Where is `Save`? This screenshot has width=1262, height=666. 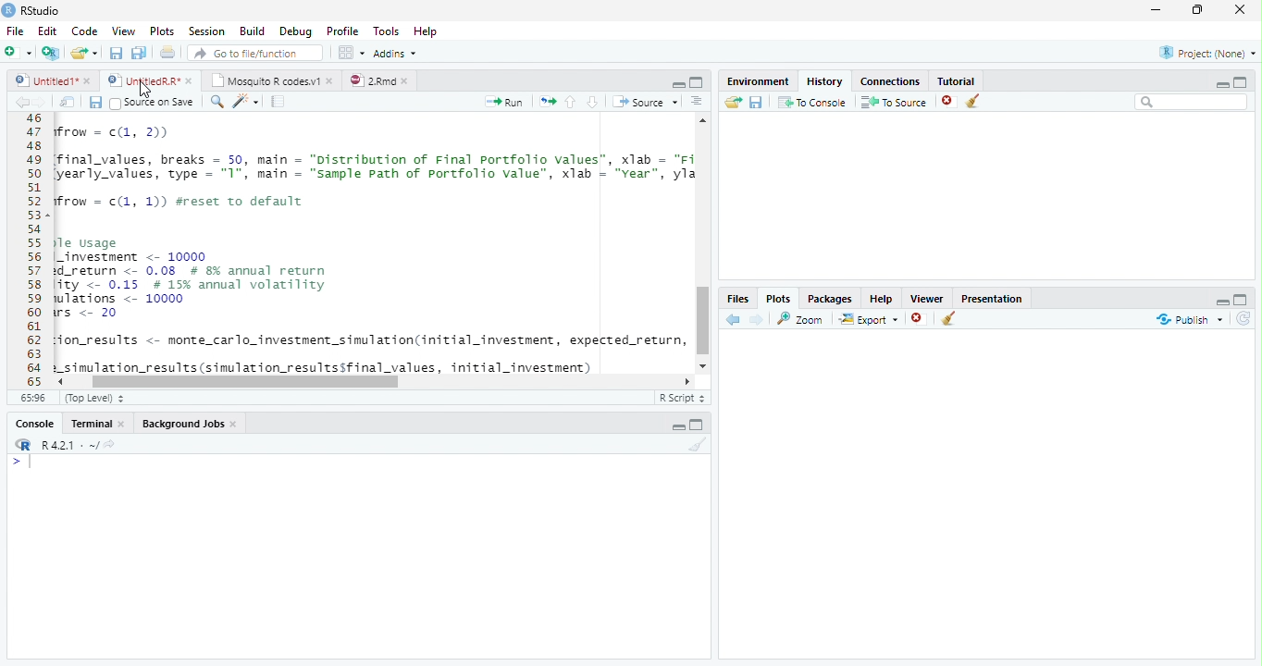 Save is located at coordinates (95, 102).